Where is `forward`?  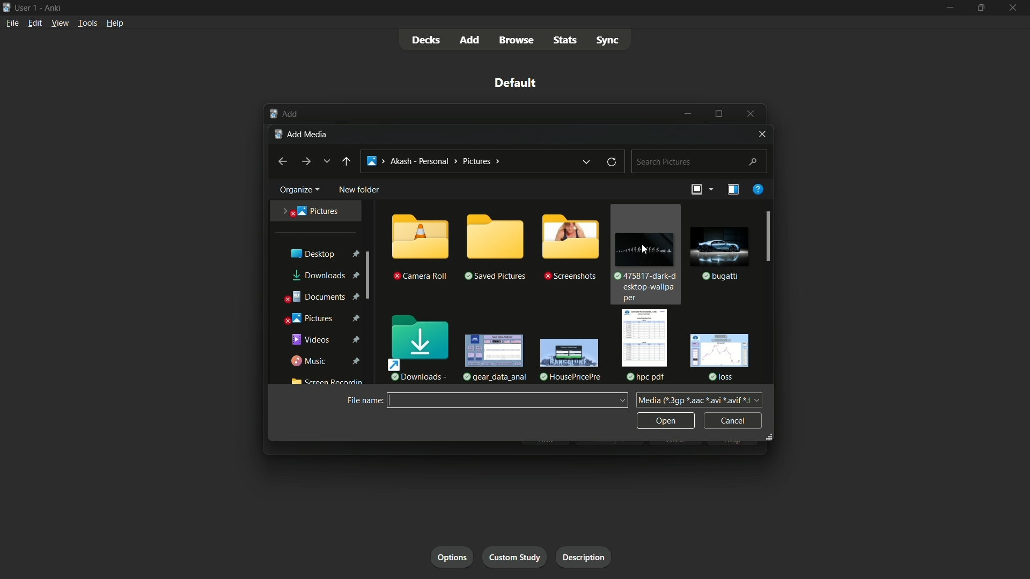 forward is located at coordinates (304, 161).